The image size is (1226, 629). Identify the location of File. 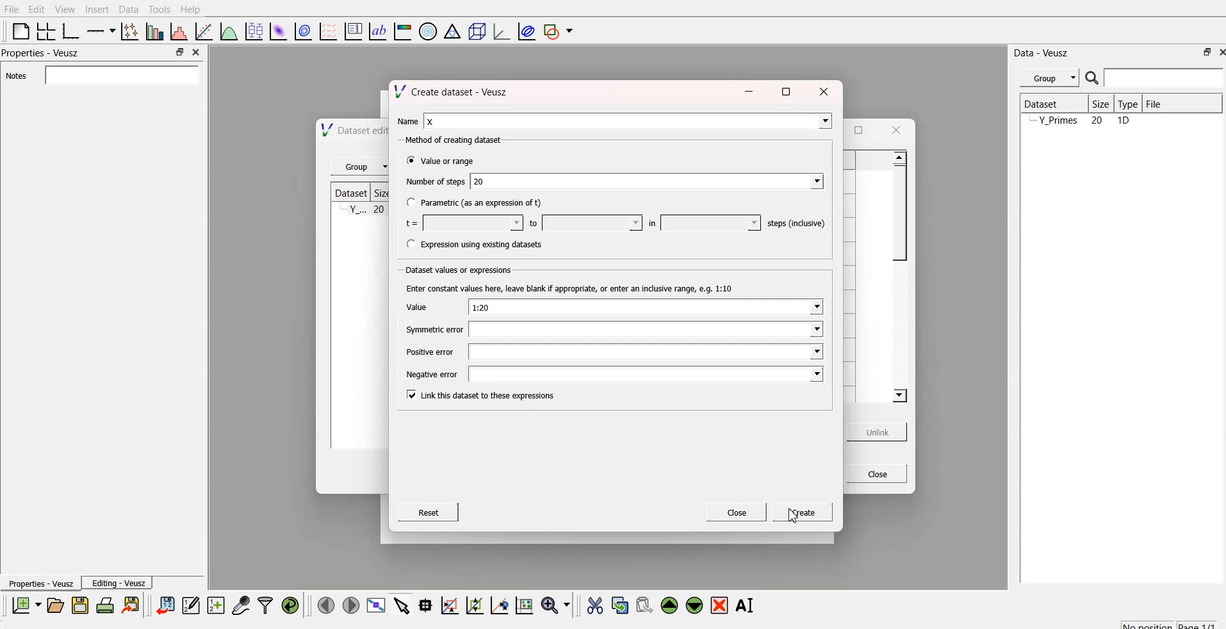
(1153, 102).